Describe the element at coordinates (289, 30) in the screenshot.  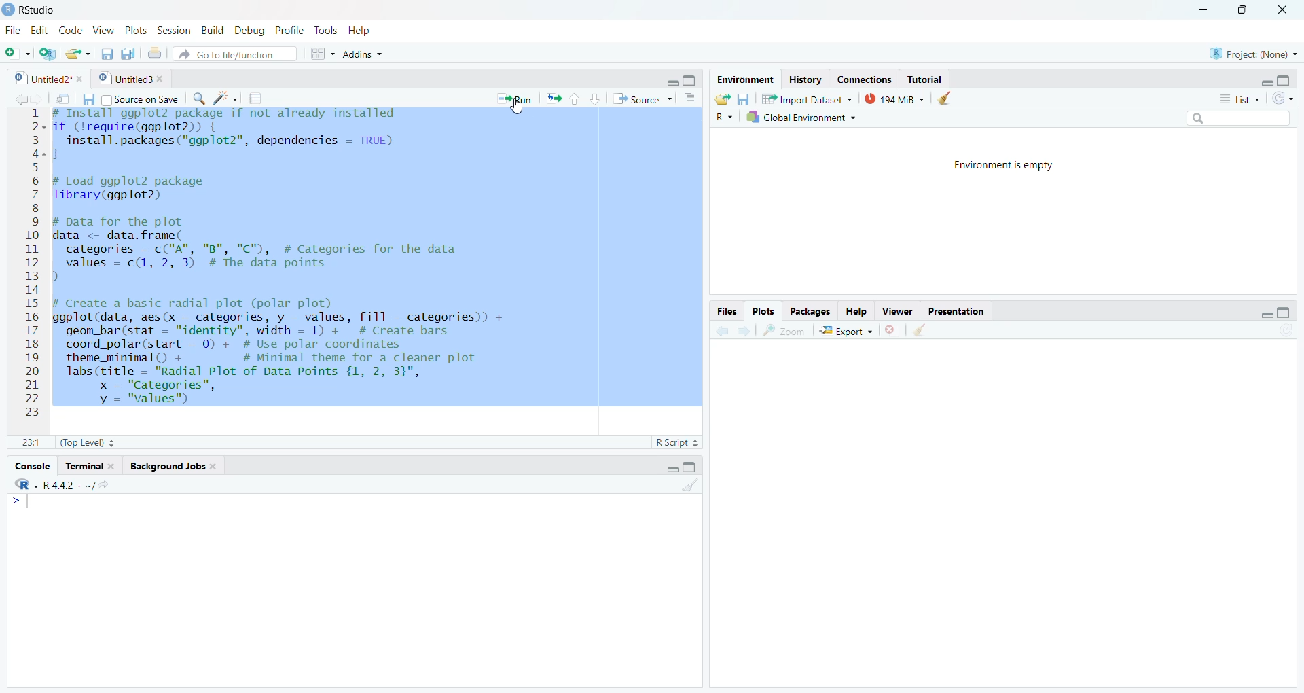
I see `Profile` at that location.